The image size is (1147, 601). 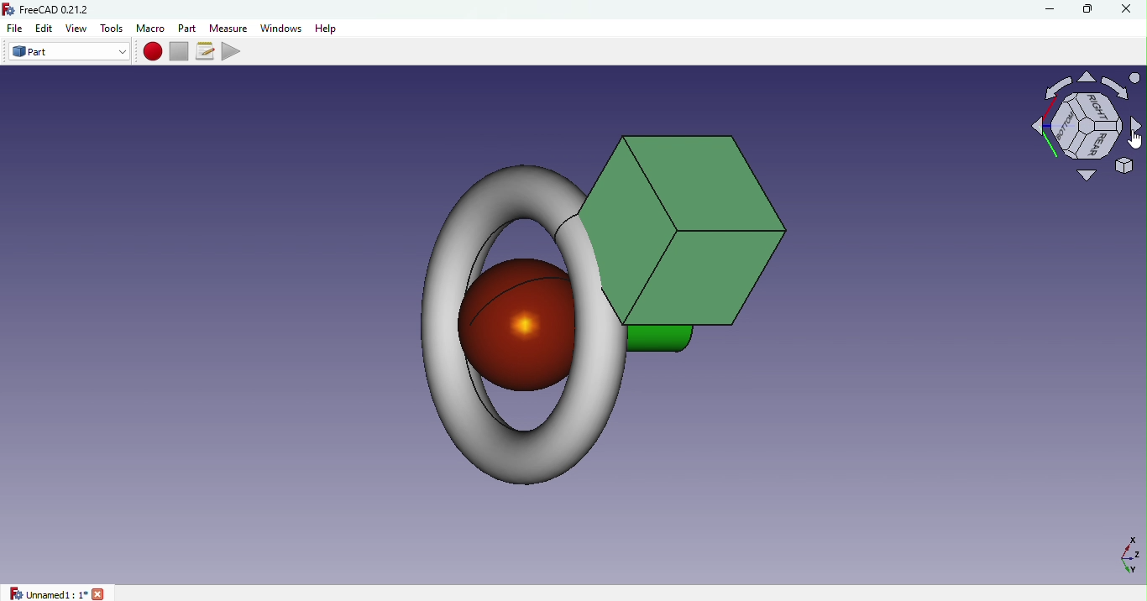 I want to click on Dimension axis, so click(x=1119, y=554).